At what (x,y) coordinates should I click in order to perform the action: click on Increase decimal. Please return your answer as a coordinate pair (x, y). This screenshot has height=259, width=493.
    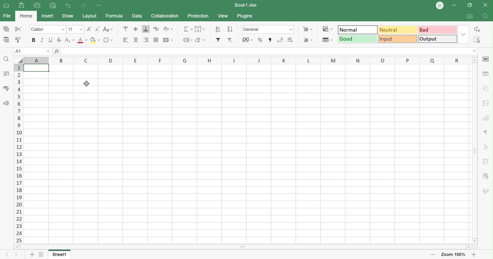
    Looking at the image, I should click on (291, 40).